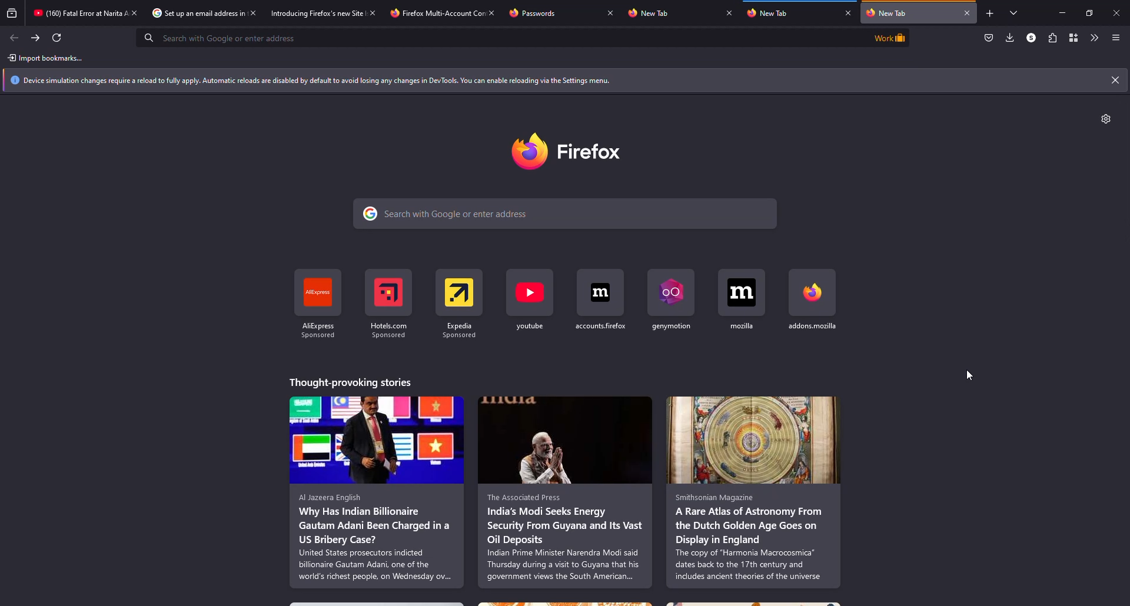  Describe the element at coordinates (1092, 38) in the screenshot. I see `more tools` at that location.